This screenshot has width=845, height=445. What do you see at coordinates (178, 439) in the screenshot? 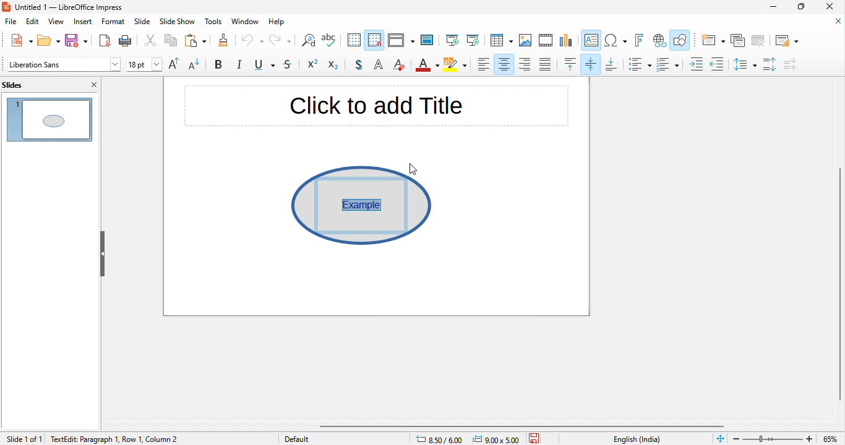
I see `2` at bounding box center [178, 439].